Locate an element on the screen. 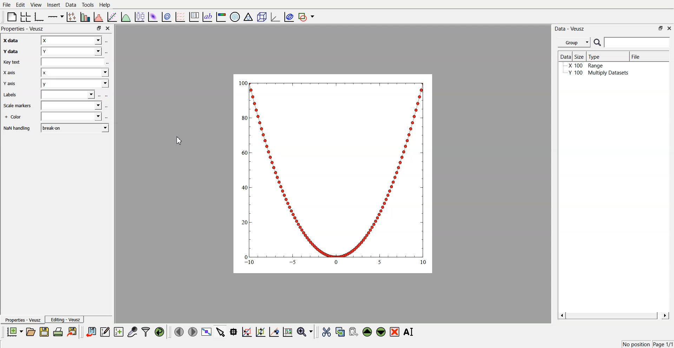 The height and width of the screenshot is (348, 674). new documents is located at coordinates (14, 331).